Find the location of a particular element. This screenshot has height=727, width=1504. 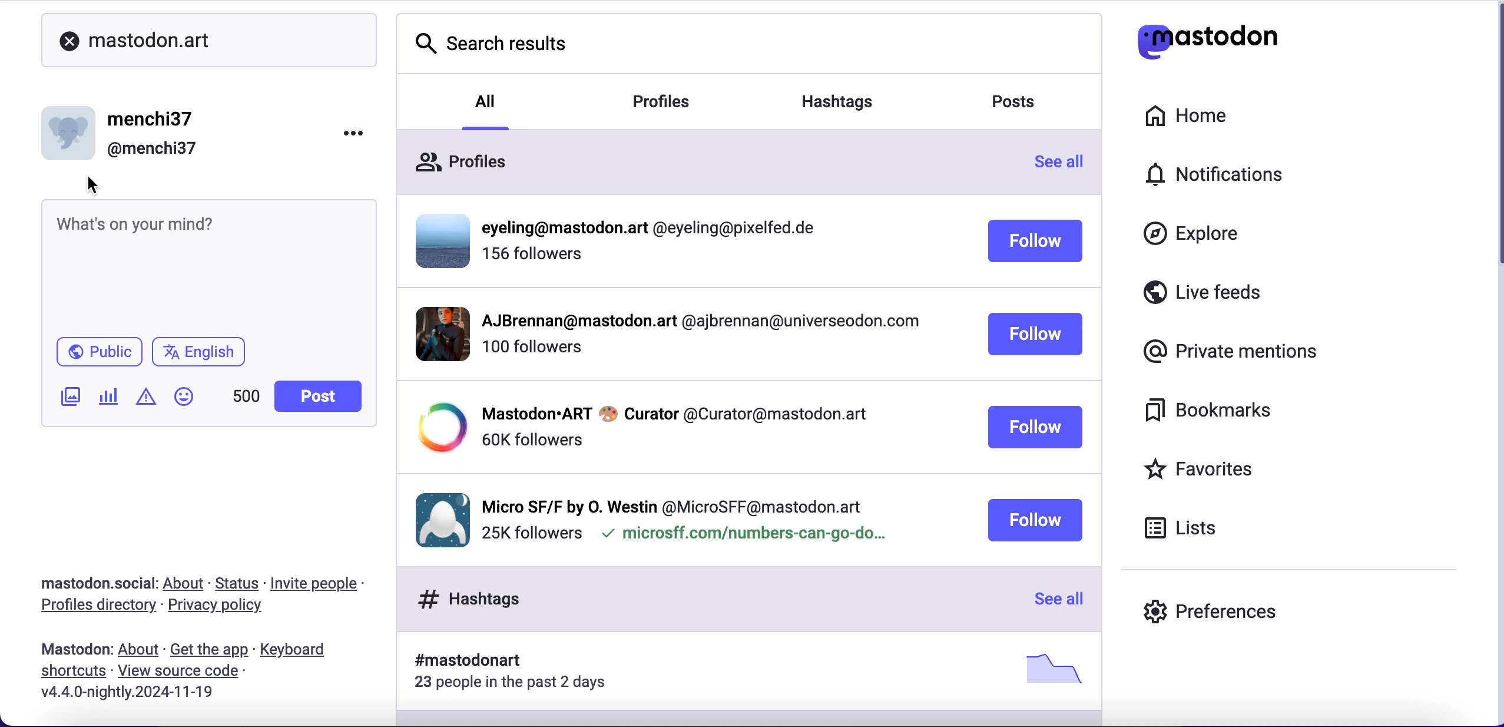

profiles see all is located at coordinates (749, 164).